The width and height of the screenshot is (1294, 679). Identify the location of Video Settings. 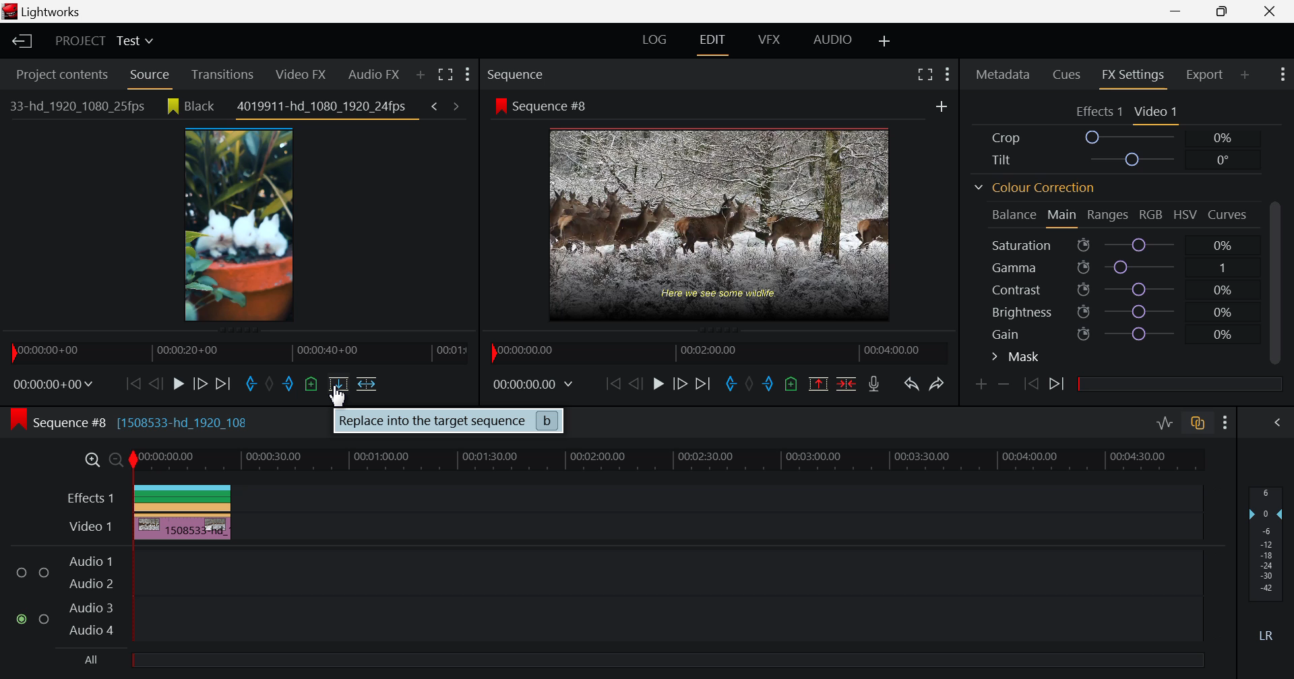
(1157, 112).